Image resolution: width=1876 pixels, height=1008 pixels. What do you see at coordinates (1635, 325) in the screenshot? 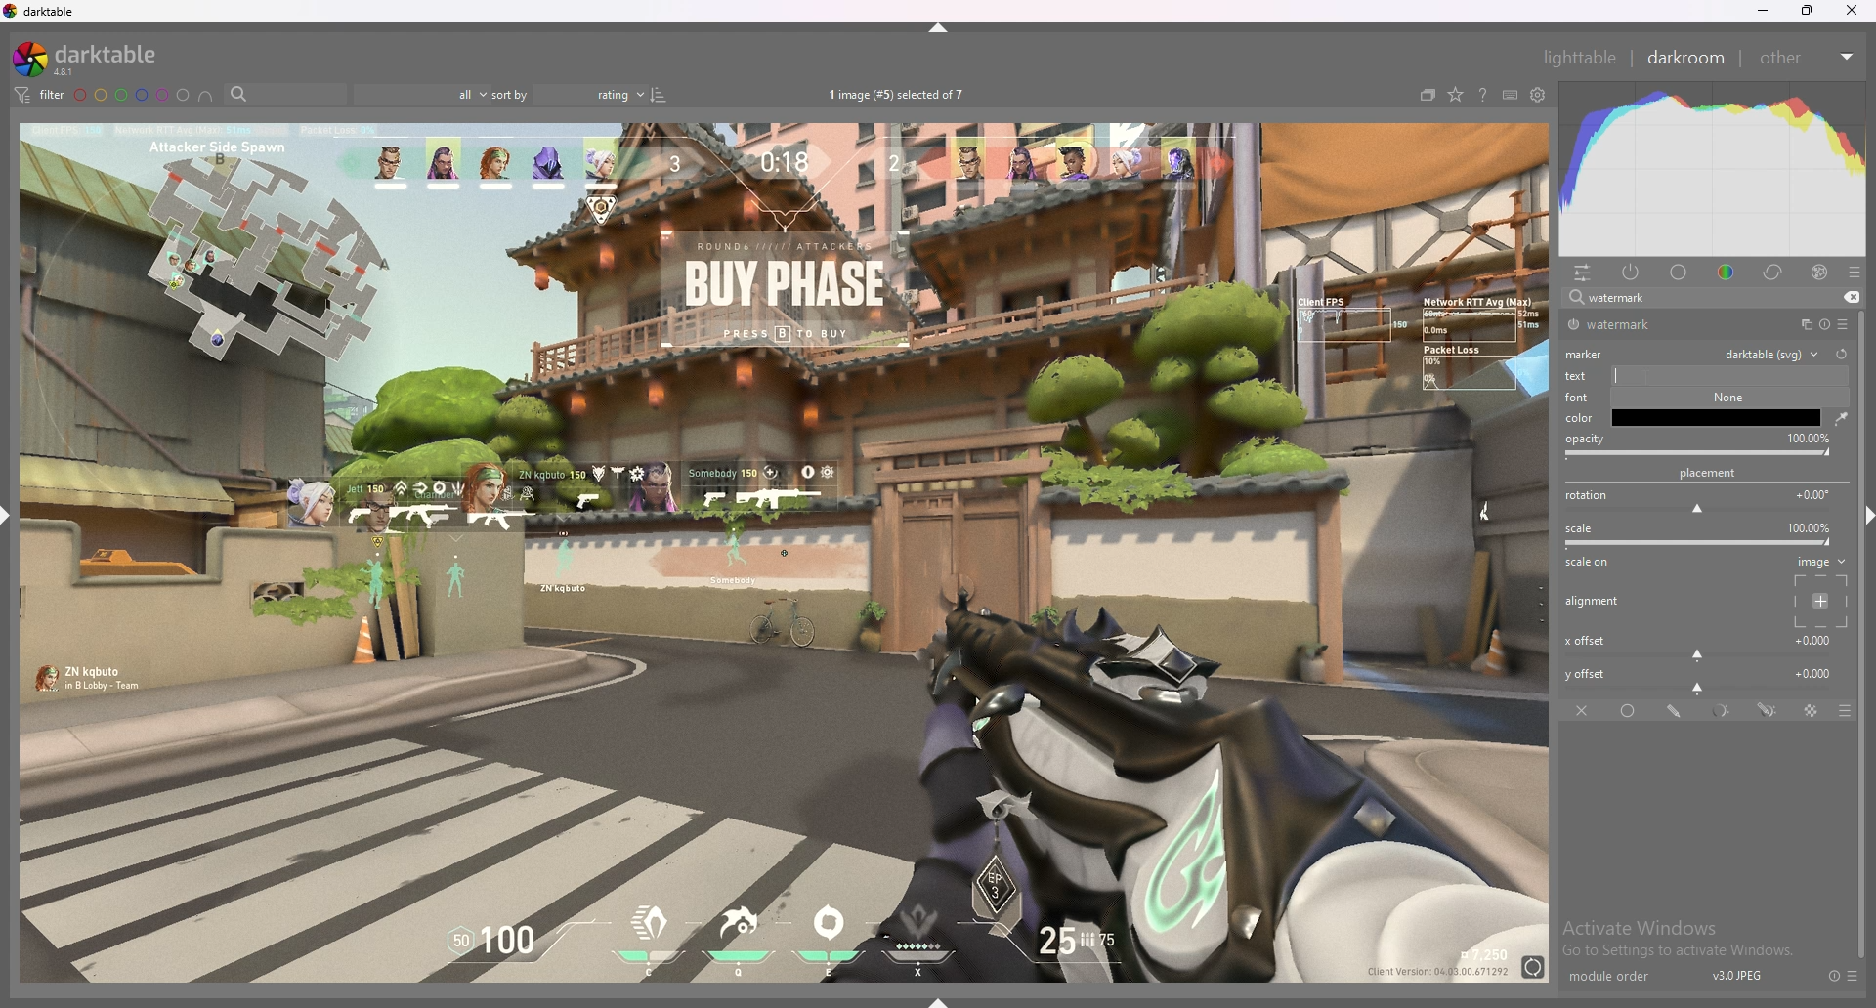
I see `watermark` at bounding box center [1635, 325].